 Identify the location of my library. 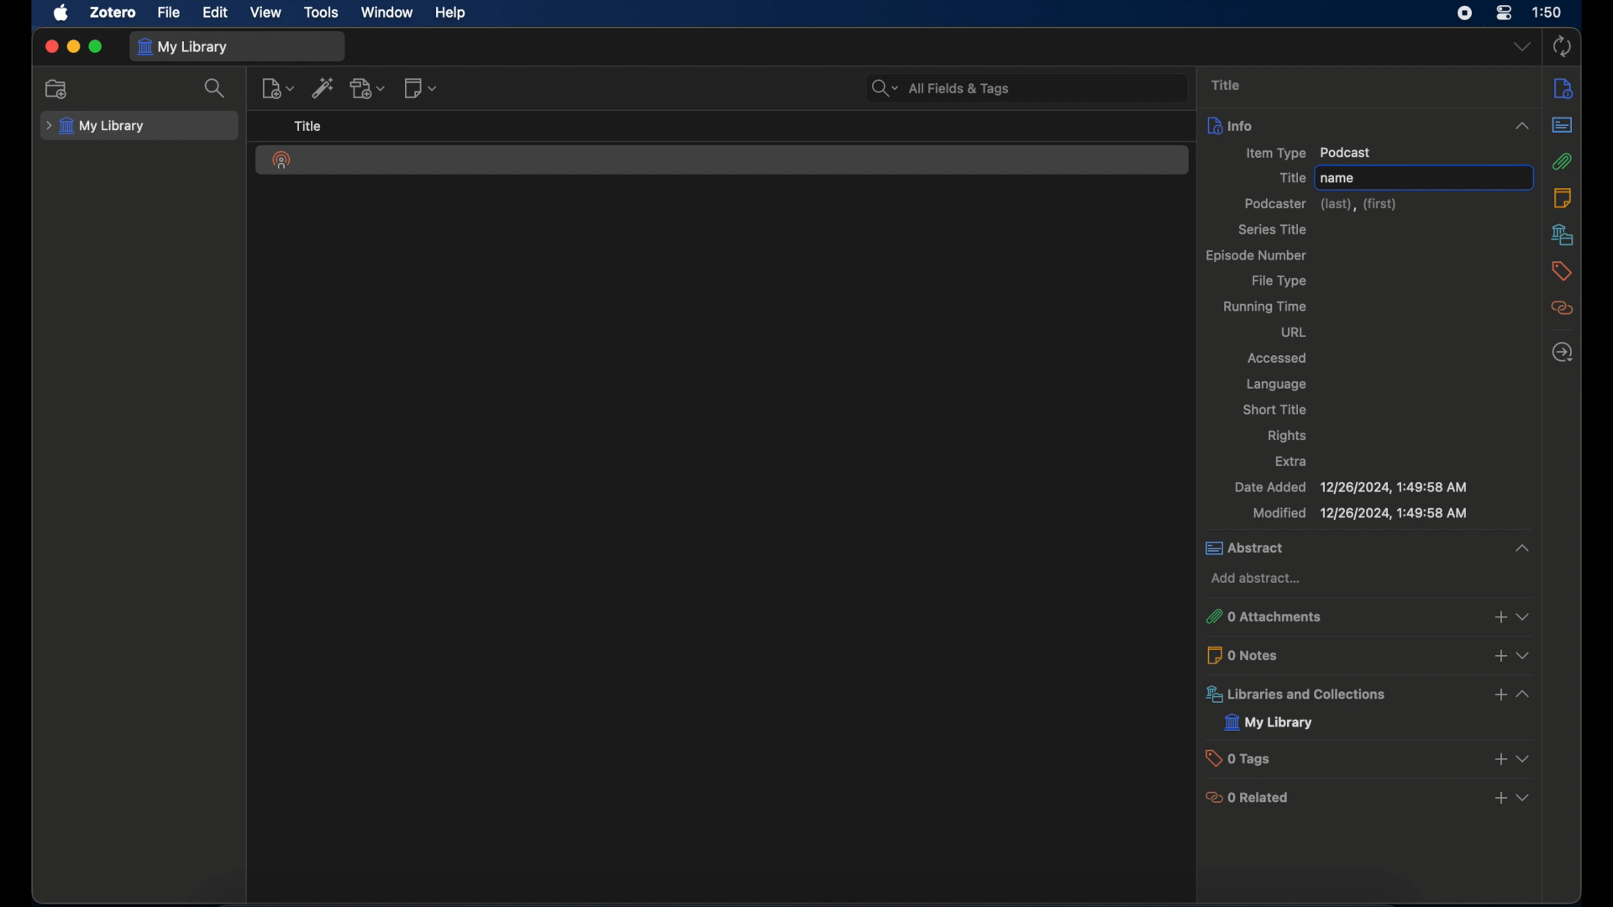
(1269, 723).